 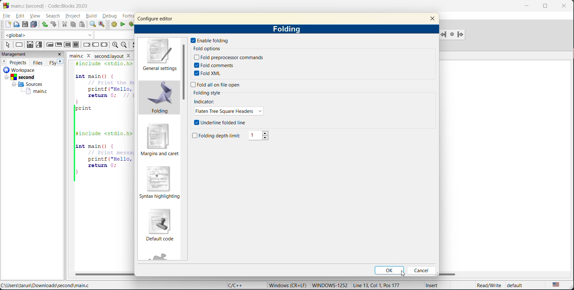 What do you see at coordinates (87, 45) in the screenshot?
I see `break instruction` at bounding box center [87, 45].